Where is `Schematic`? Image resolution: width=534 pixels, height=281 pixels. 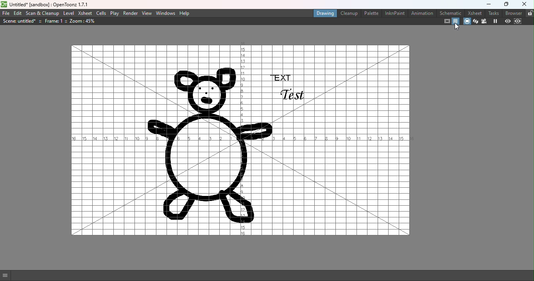 Schematic is located at coordinates (450, 12).